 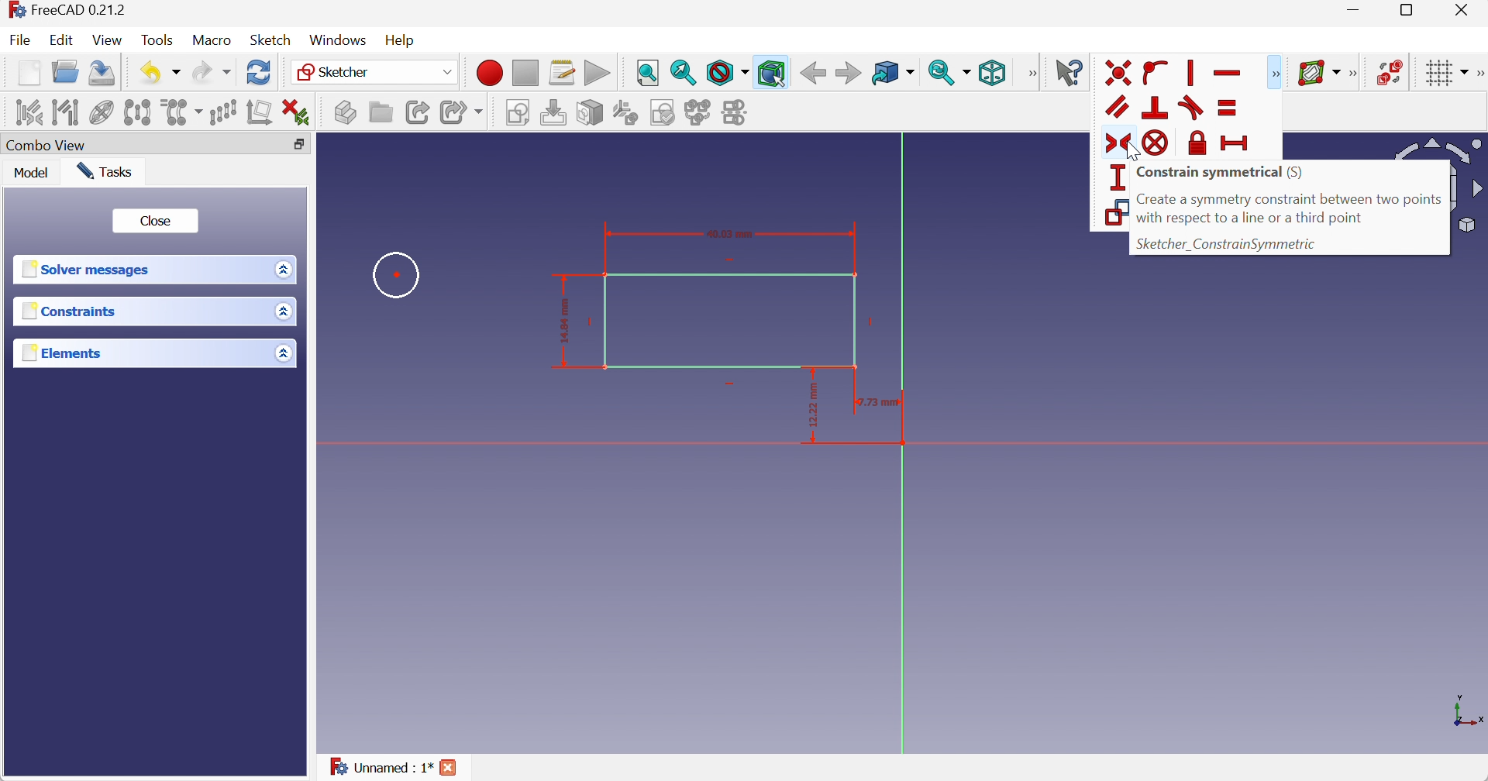 What do you see at coordinates (287, 269) in the screenshot?
I see `Drop down` at bounding box center [287, 269].